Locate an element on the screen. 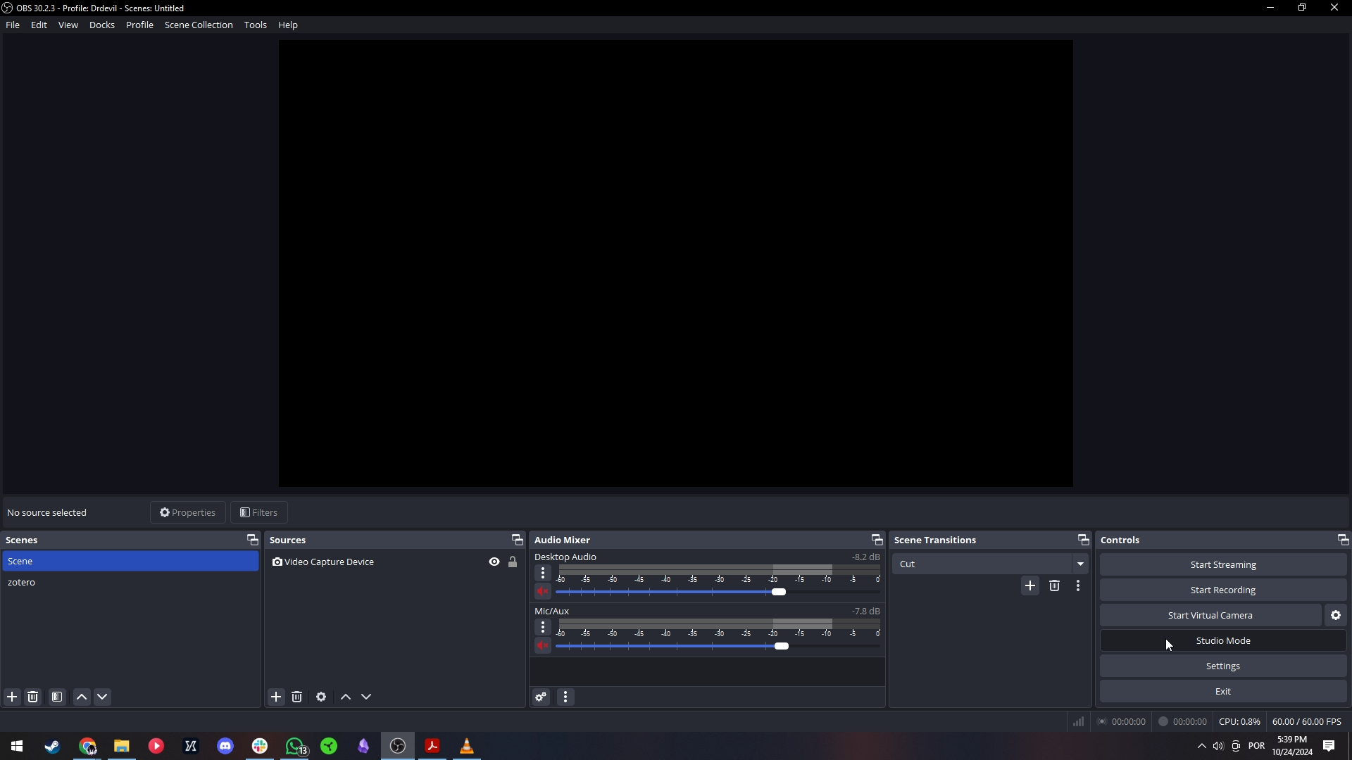 The image size is (1352, 760). discord is located at coordinates (225, 745).